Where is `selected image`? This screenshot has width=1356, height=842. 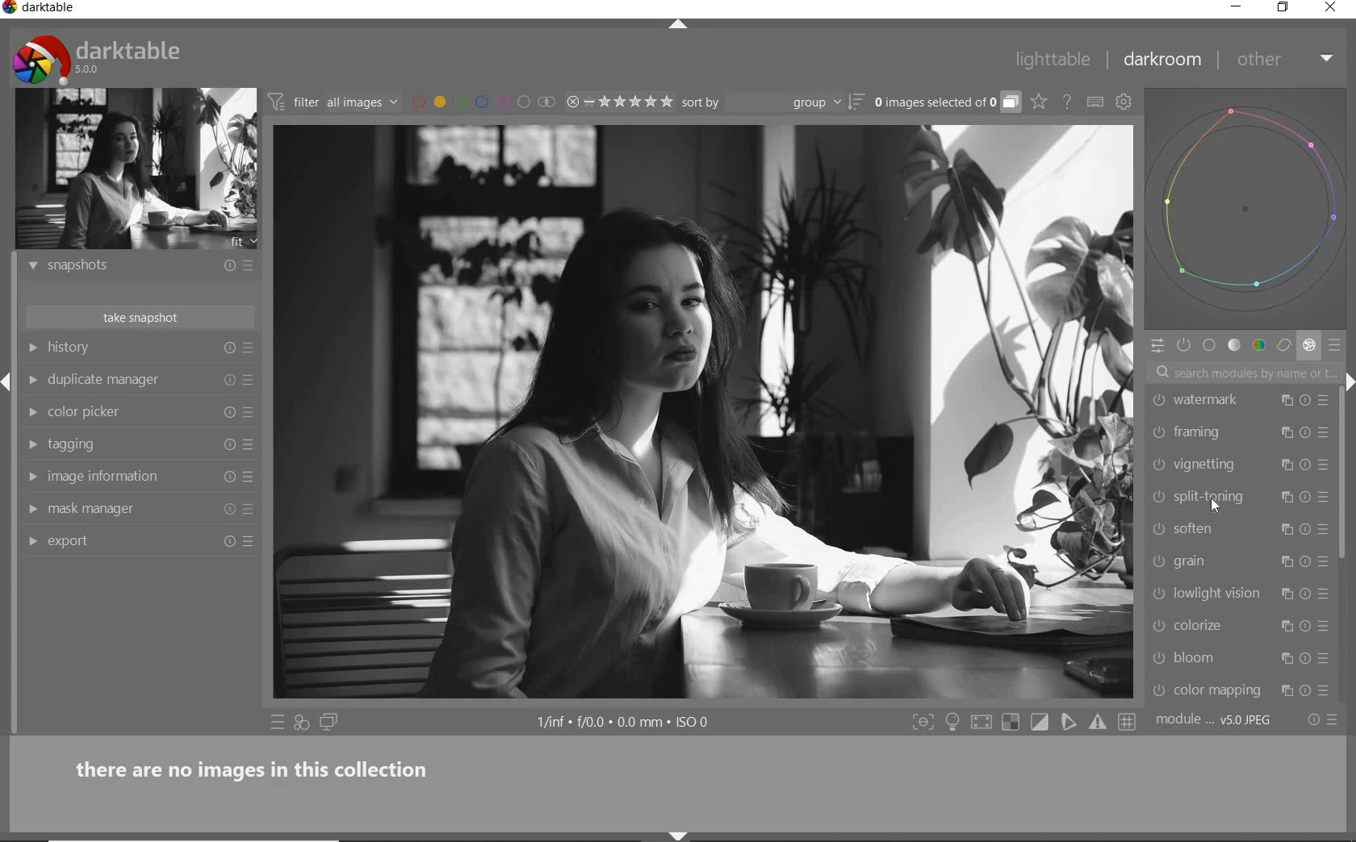
selected image is located at coordinates (701, 415).